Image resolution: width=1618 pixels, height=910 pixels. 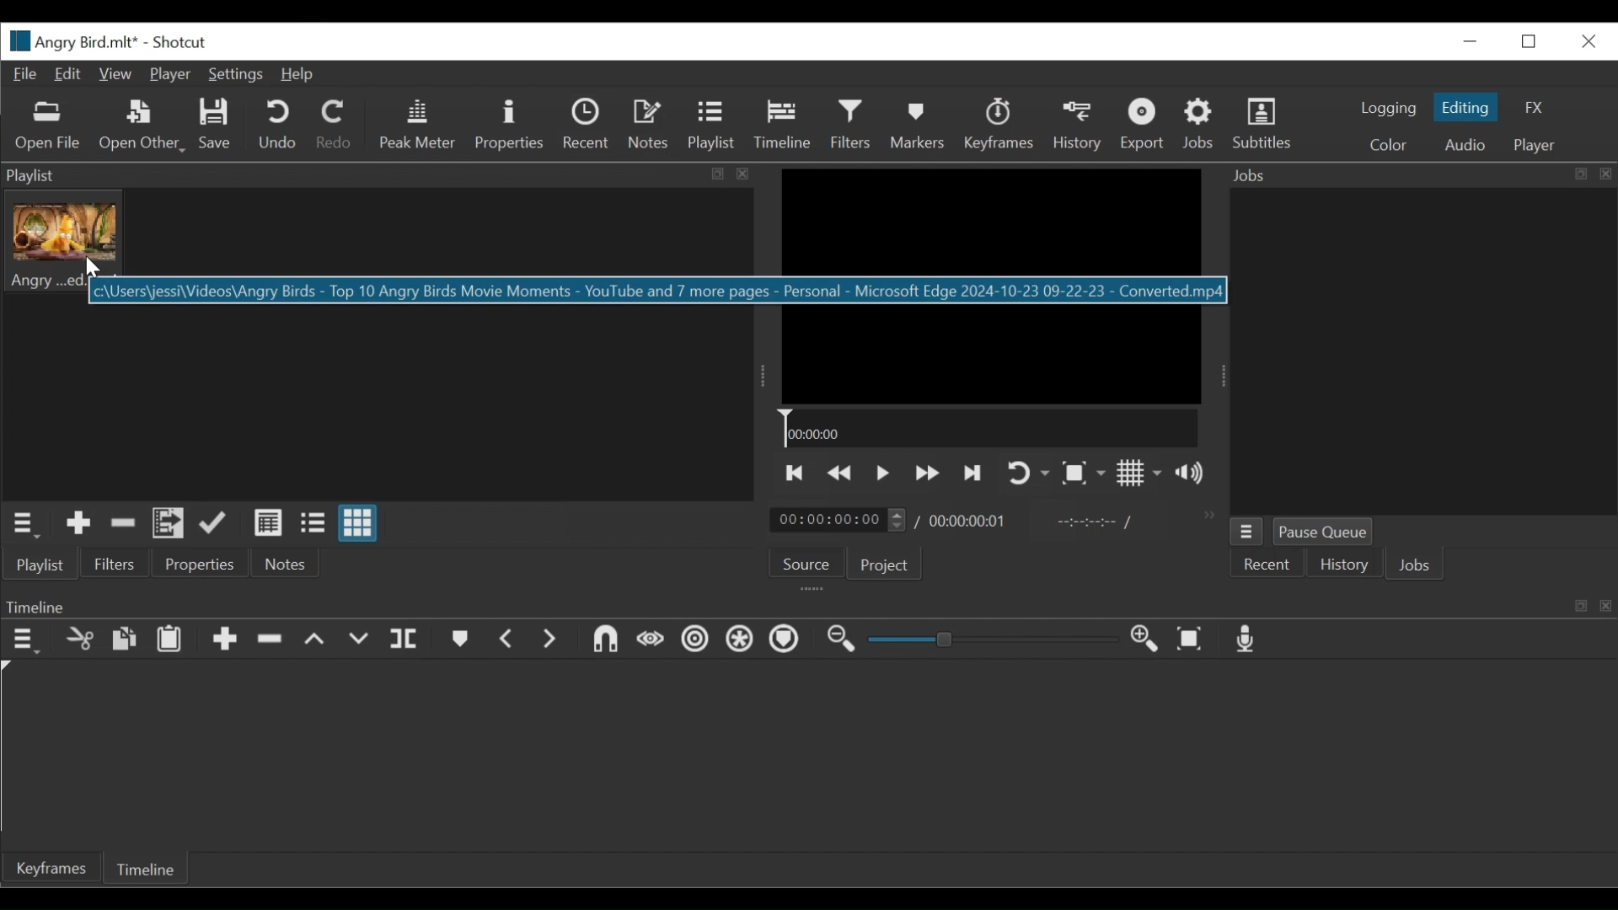 What do you see at coordinates (267, 523) in the screenshot?
I see `View as detail` at bounding box center [267, 523].